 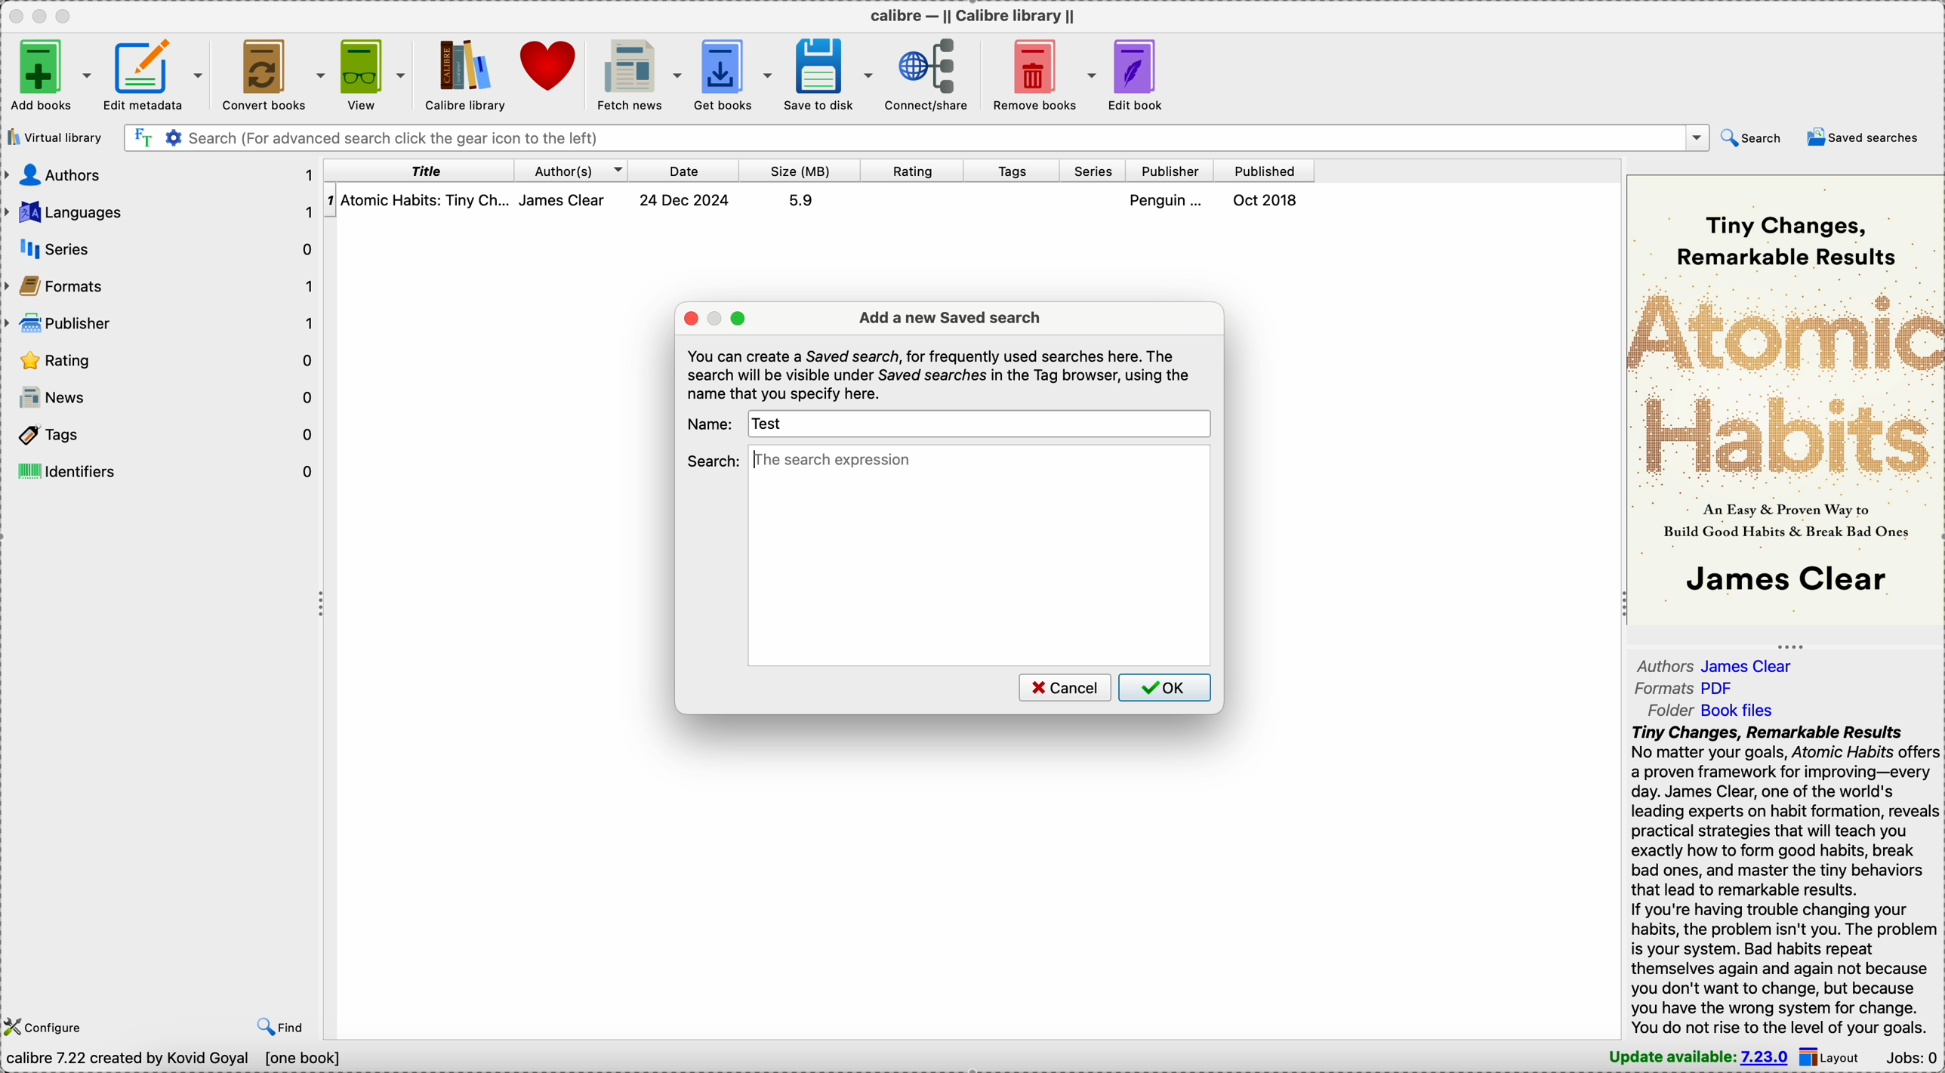 What do you see at coordinates (1145, 74) in the screenshot?
I see `edit book` at bounding box center [1145, 74].